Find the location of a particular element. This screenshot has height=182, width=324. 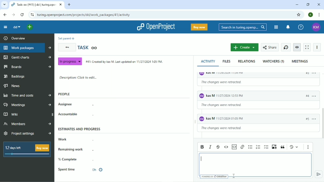

submit comment is located at coordinates (319, 175).